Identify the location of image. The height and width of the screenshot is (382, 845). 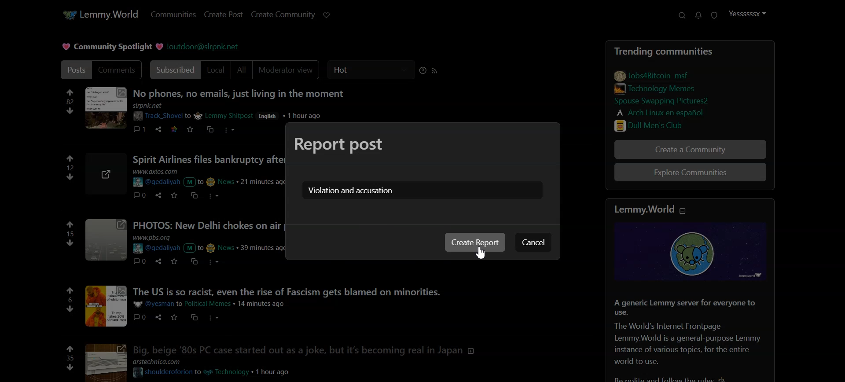
(104, 362).